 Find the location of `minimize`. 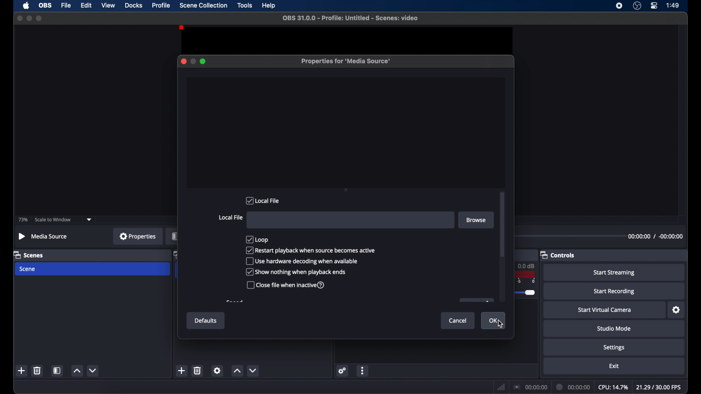

minimize is located at coordinates (29, 18).